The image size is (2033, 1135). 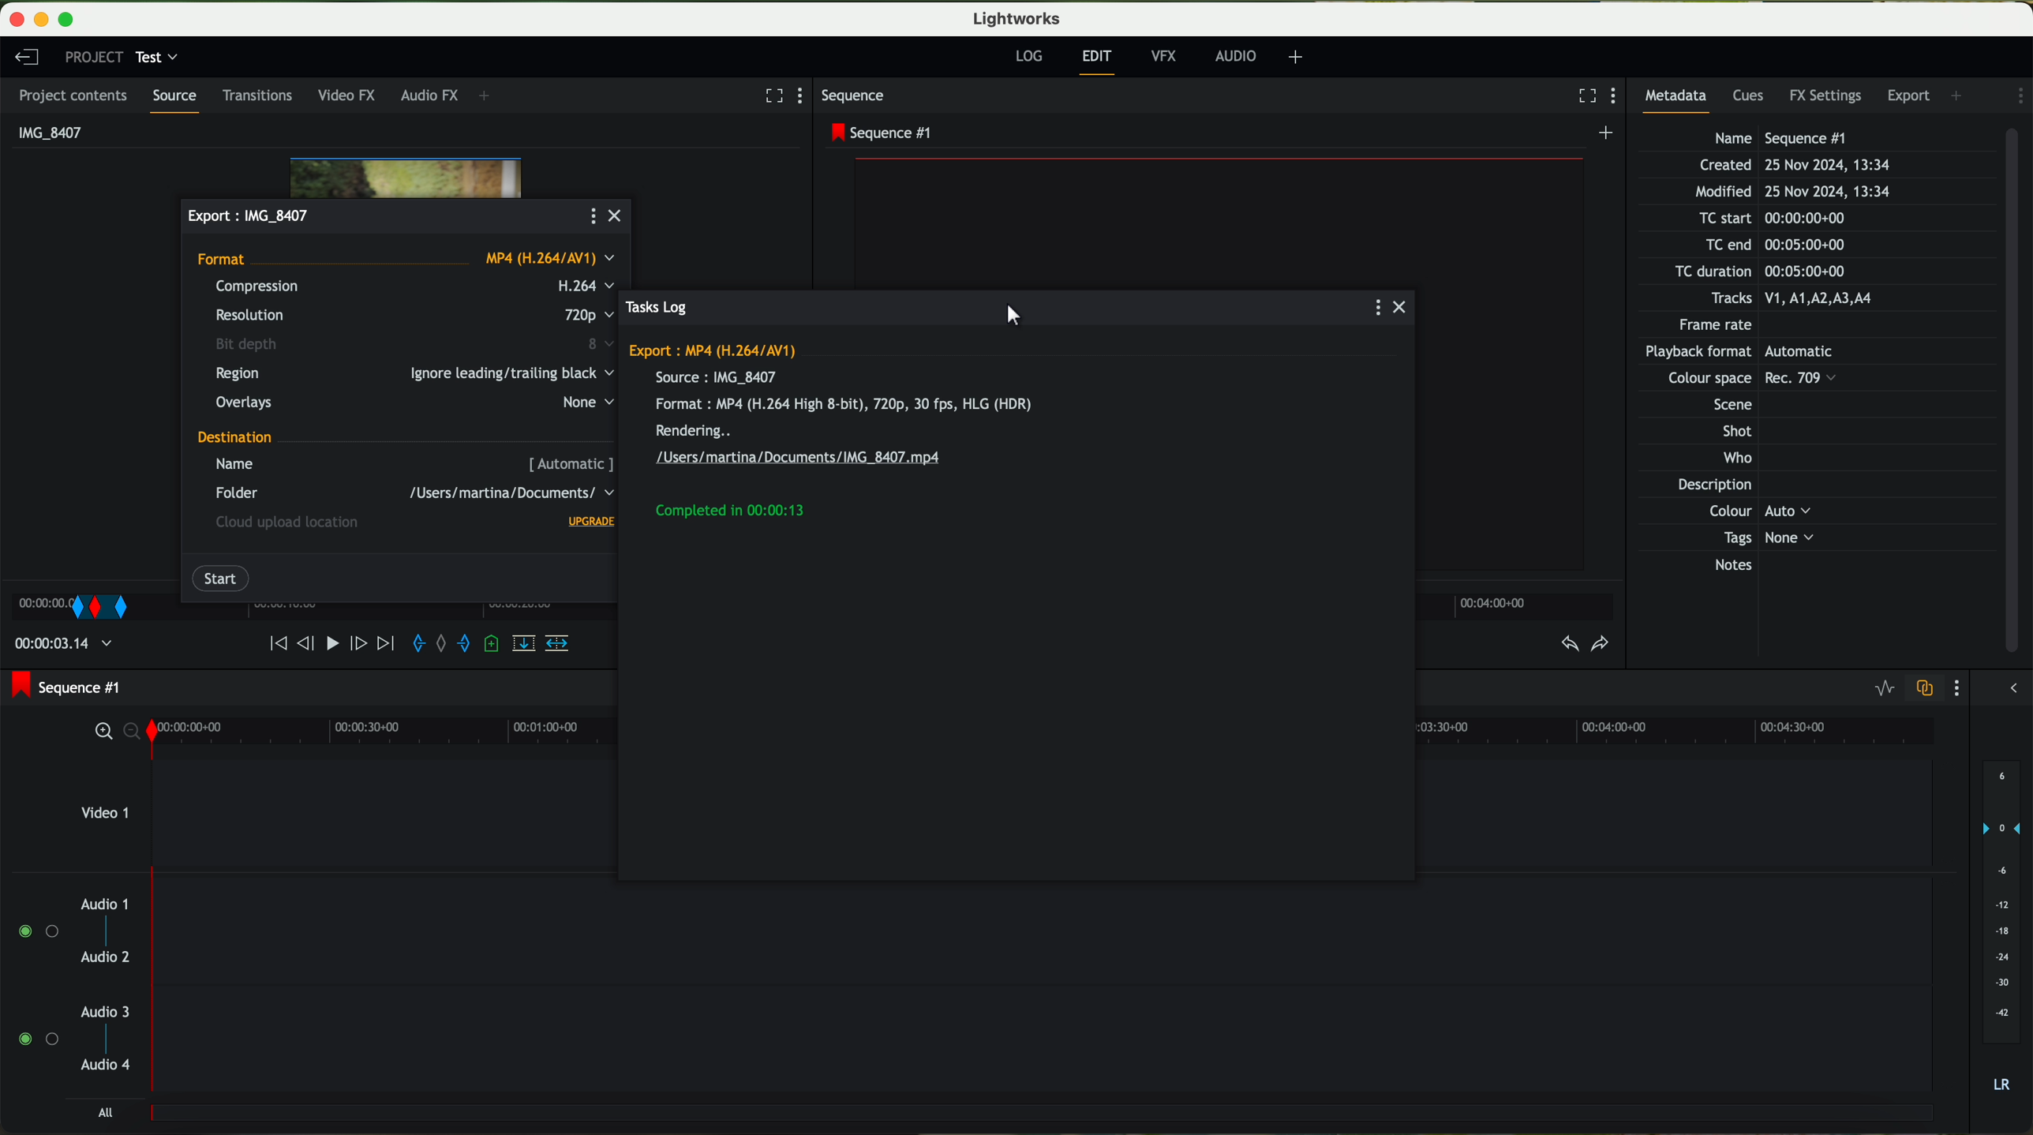 I want to click on delete/cut, so click(x=1370, y=644).